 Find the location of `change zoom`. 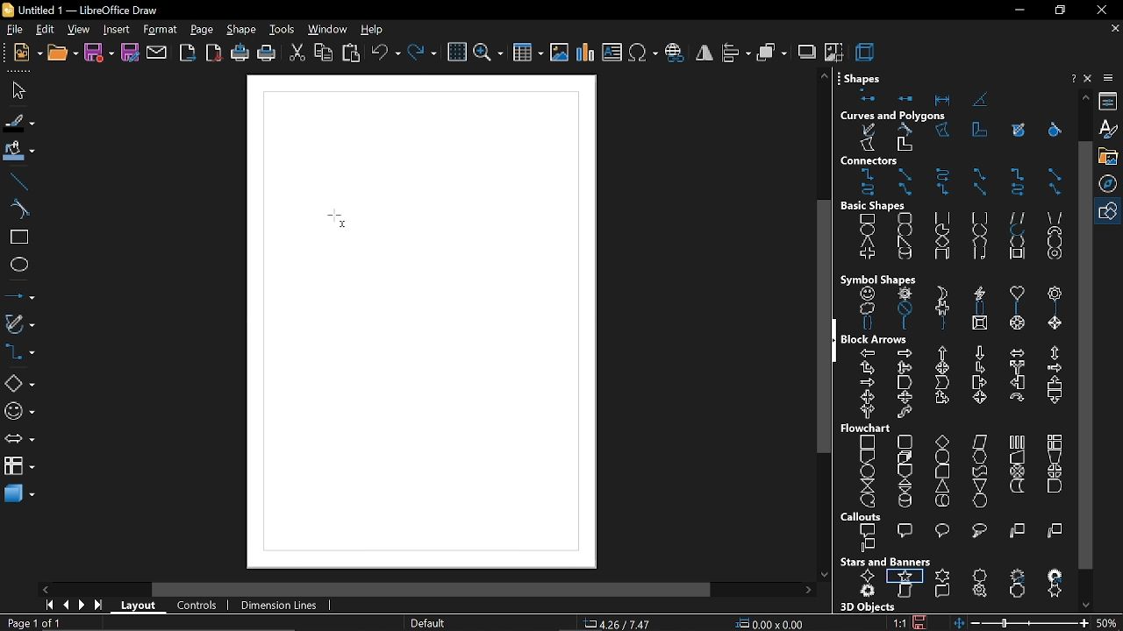

change zoom is located at coordinates (1021, 624).